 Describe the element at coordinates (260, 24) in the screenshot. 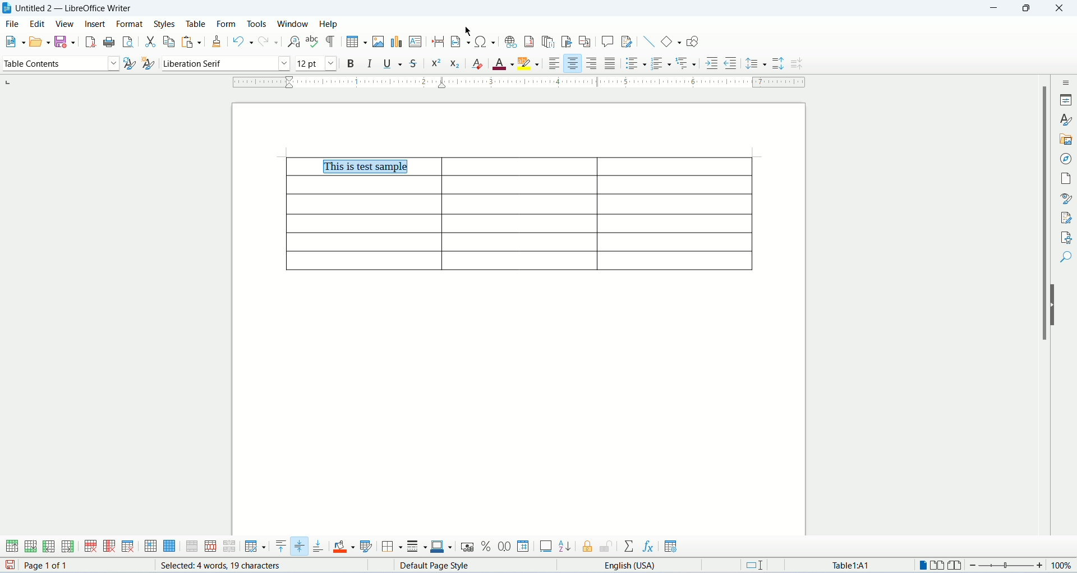

I see `tools` at that location.